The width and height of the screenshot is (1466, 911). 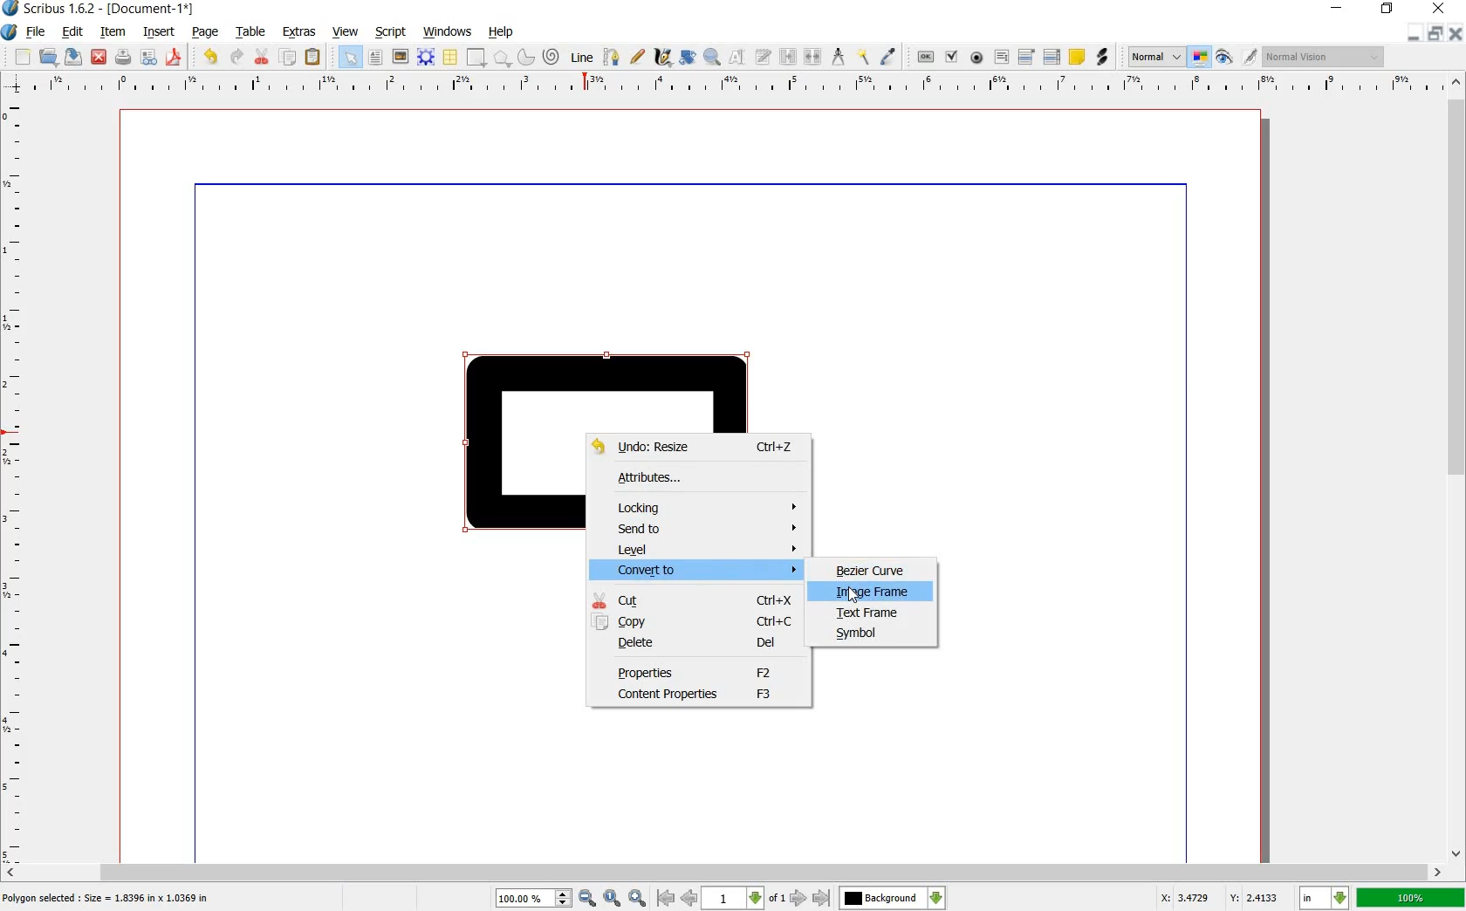 What do you see at coordinates (1322, 58) in the screenshot?
I see `visual appearance of the display` at bounding box center [1322, 58].